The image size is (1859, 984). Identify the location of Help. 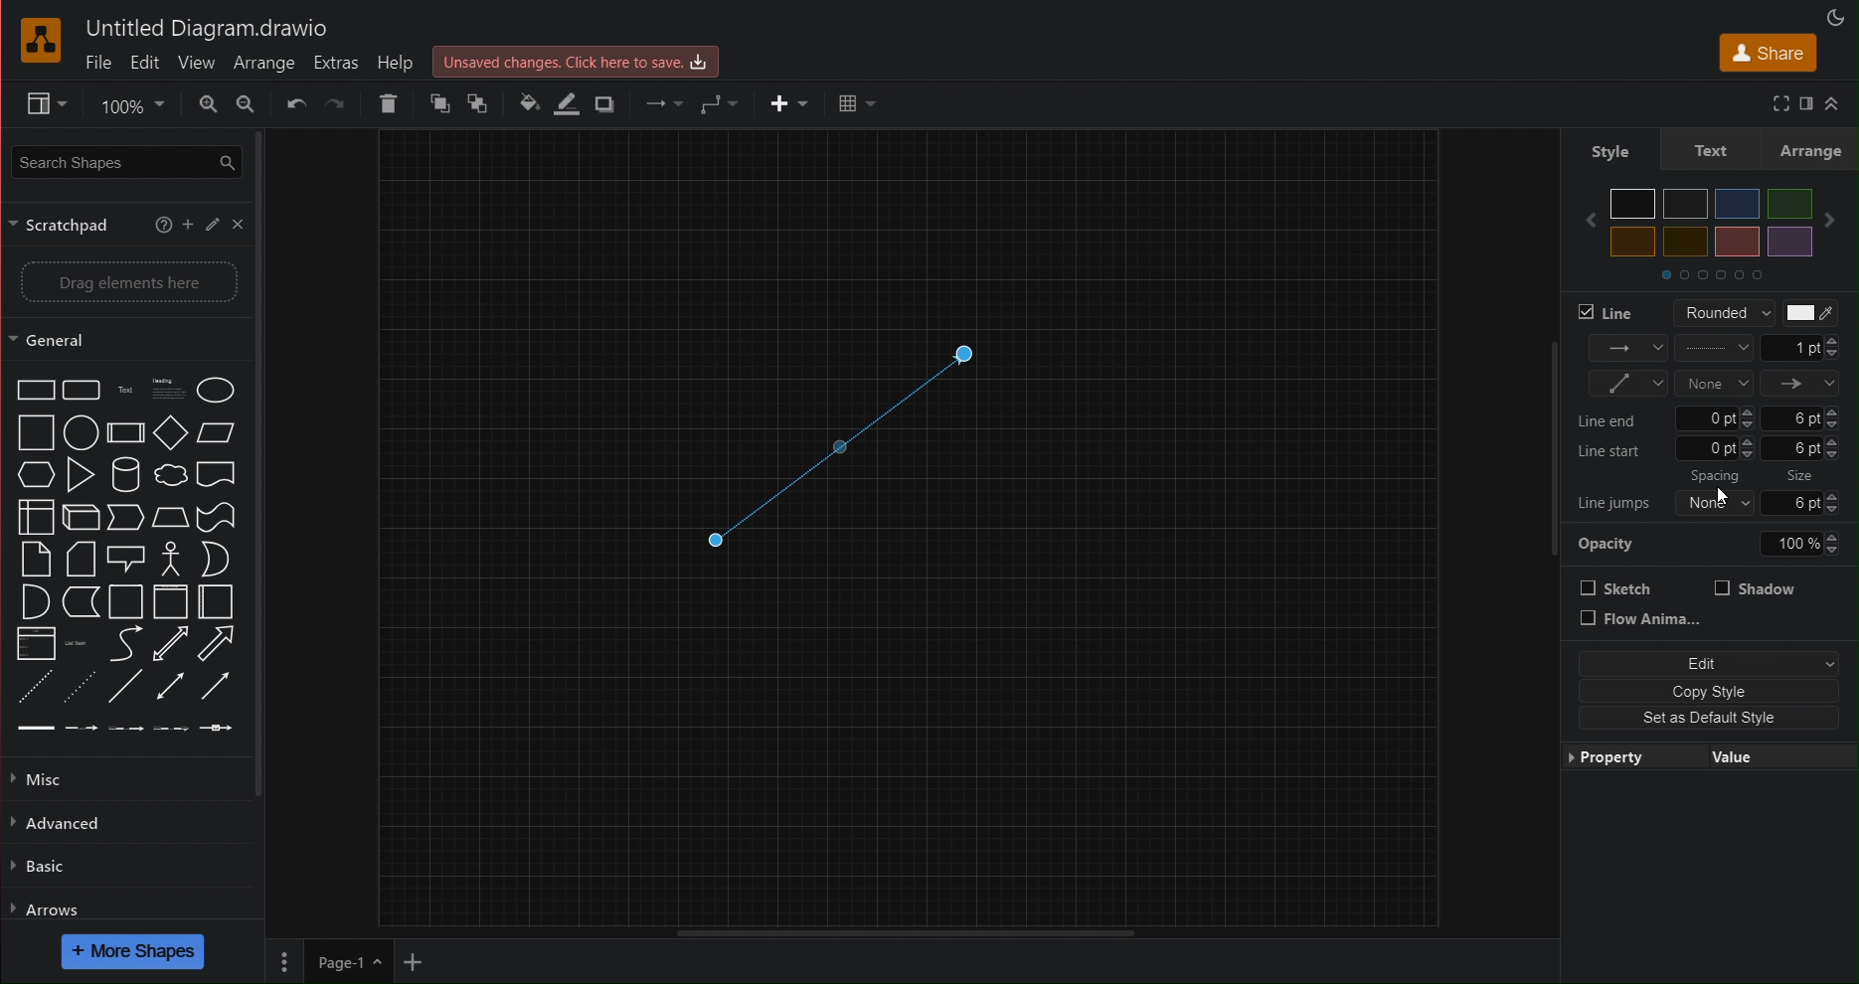
(399, 62).